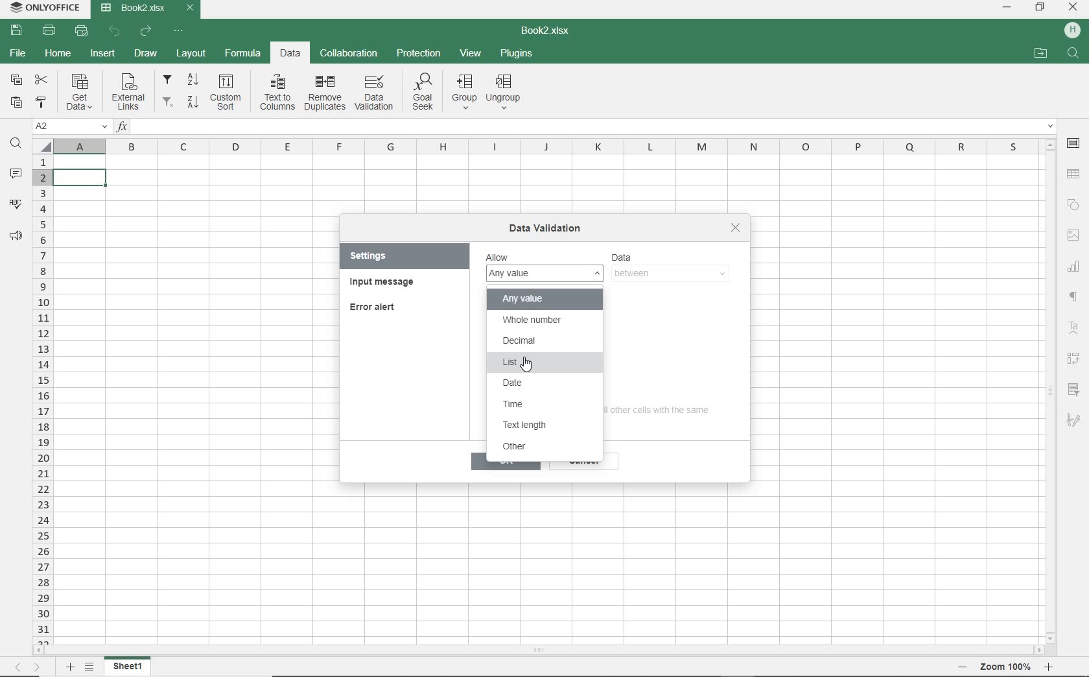  I want to click on FILE, so click(18, 53).